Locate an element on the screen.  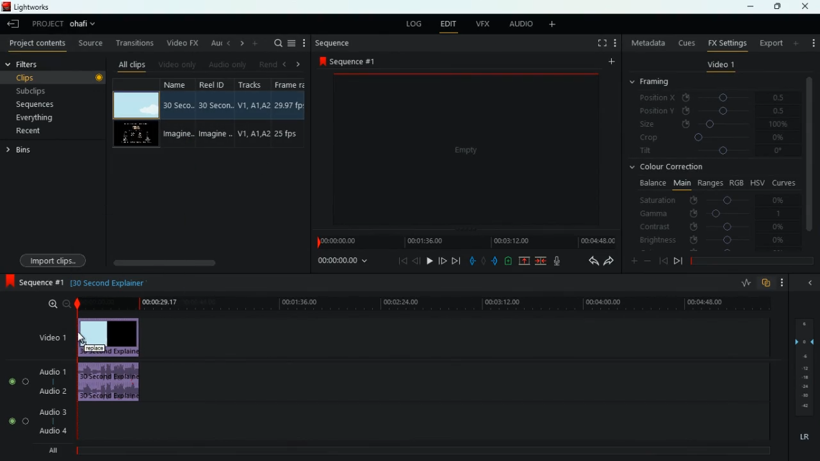
lr is located at coordinates (803, 437).